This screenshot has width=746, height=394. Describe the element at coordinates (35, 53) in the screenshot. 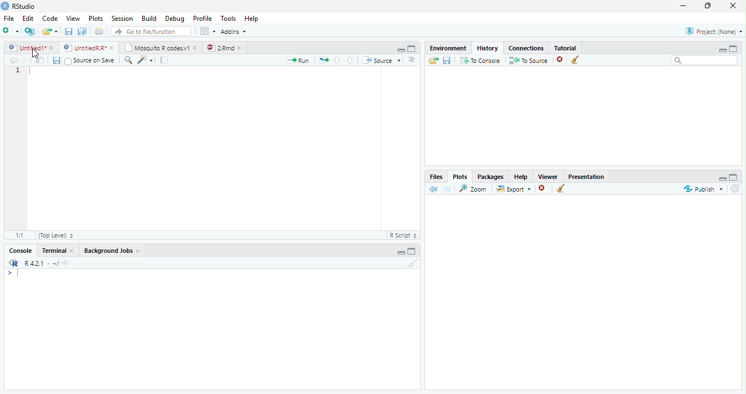

I see `Mouse Cursor` at that location.